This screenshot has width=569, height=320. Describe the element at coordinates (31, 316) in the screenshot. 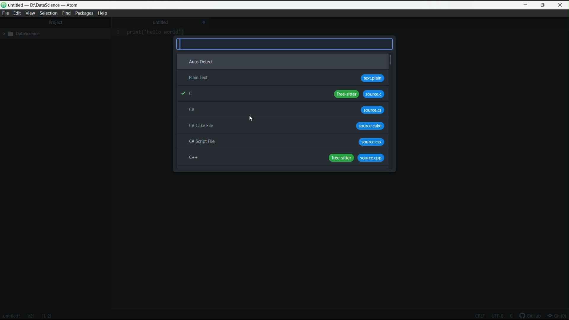

I see `line and column` at that location.